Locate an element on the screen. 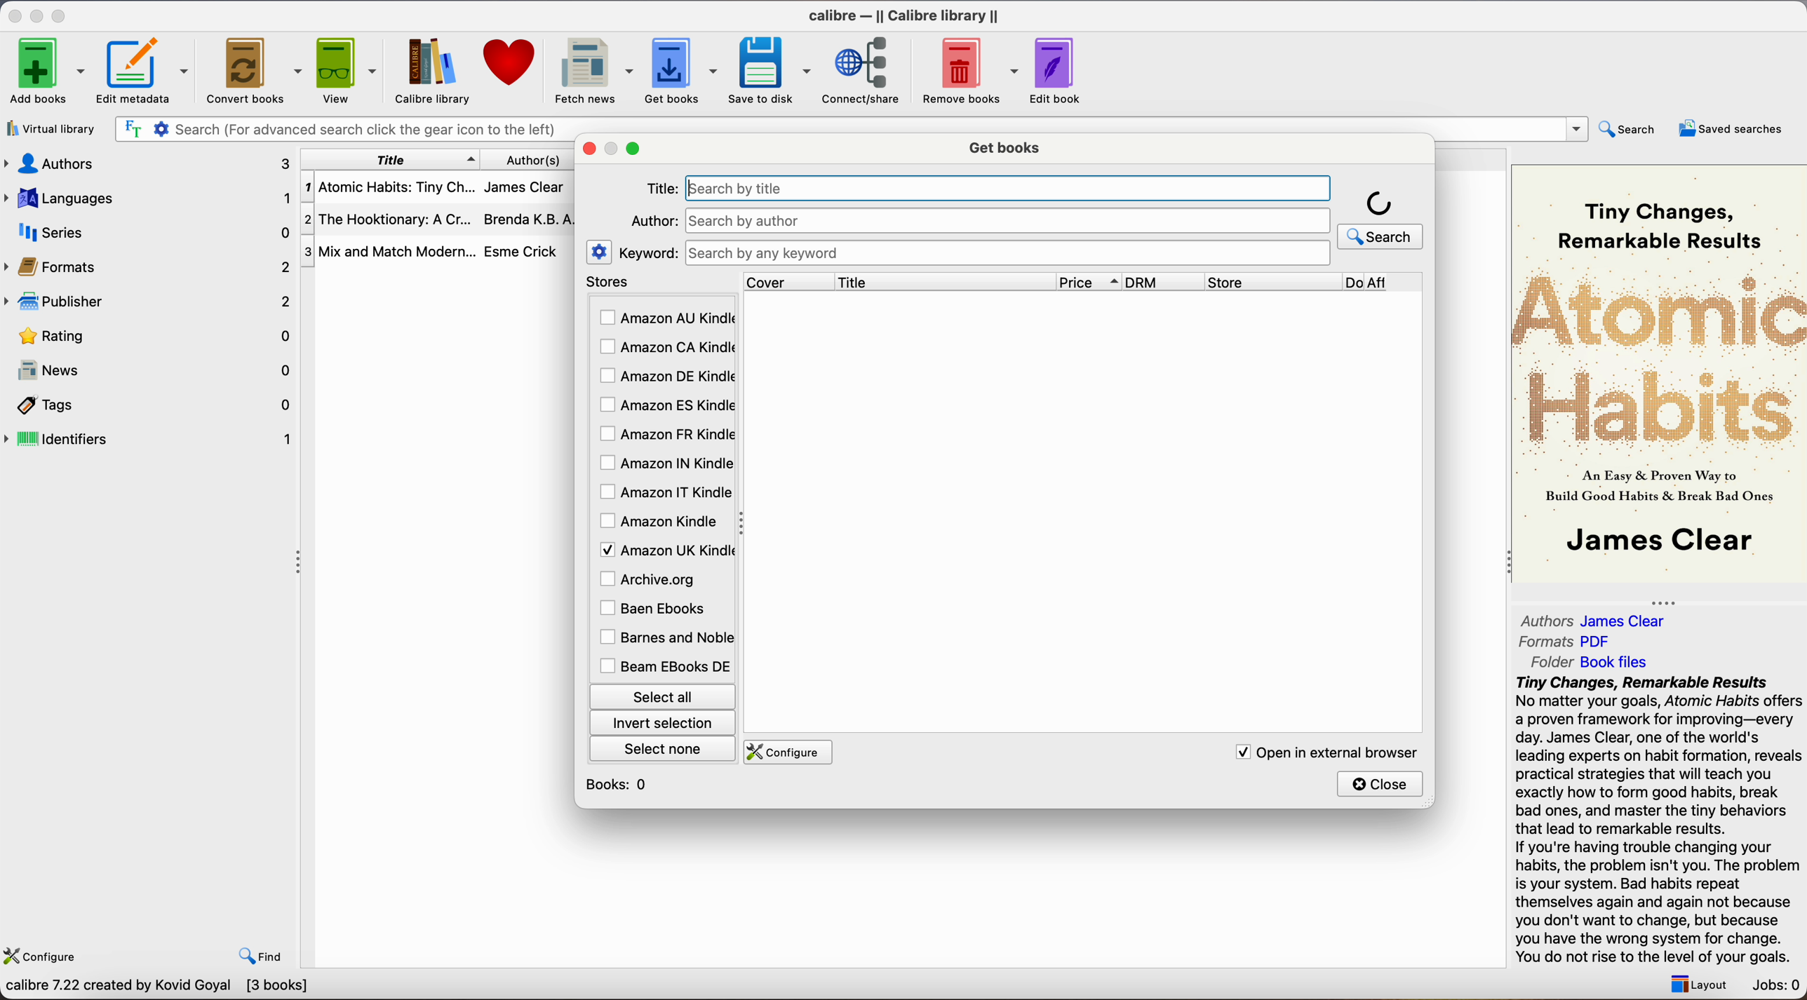 This screenshot has width=1807, height=1000. archieve.org is located at coordinates (650, 579).